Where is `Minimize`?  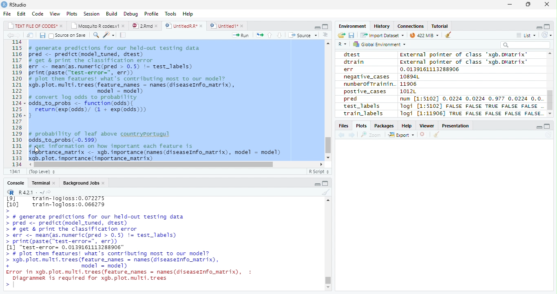 Minimize is located at coordinates (316, 27).